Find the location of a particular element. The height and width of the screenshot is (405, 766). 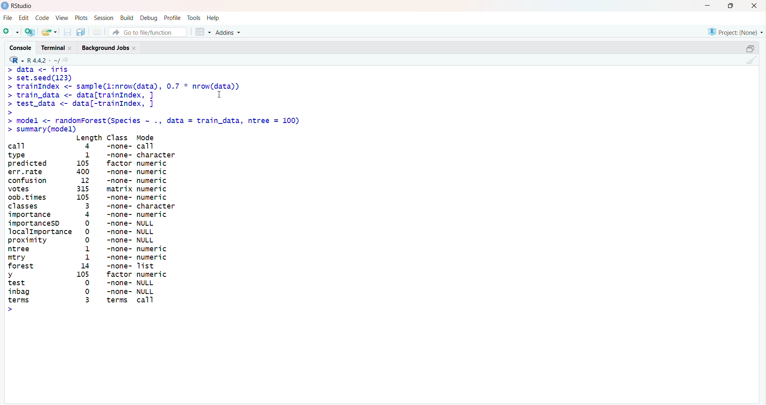

Addins is located at coordinates (229, 32).